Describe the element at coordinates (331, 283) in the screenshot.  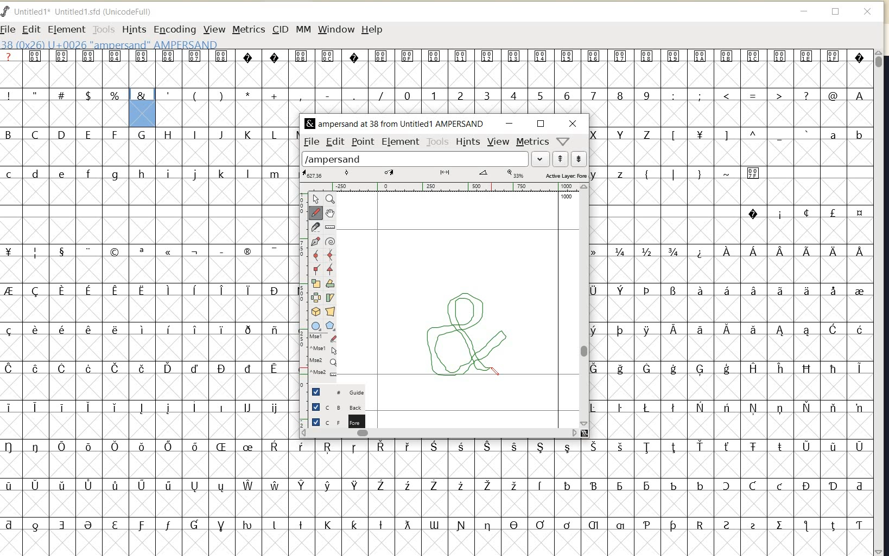
I see `rotate the selection` at that location.